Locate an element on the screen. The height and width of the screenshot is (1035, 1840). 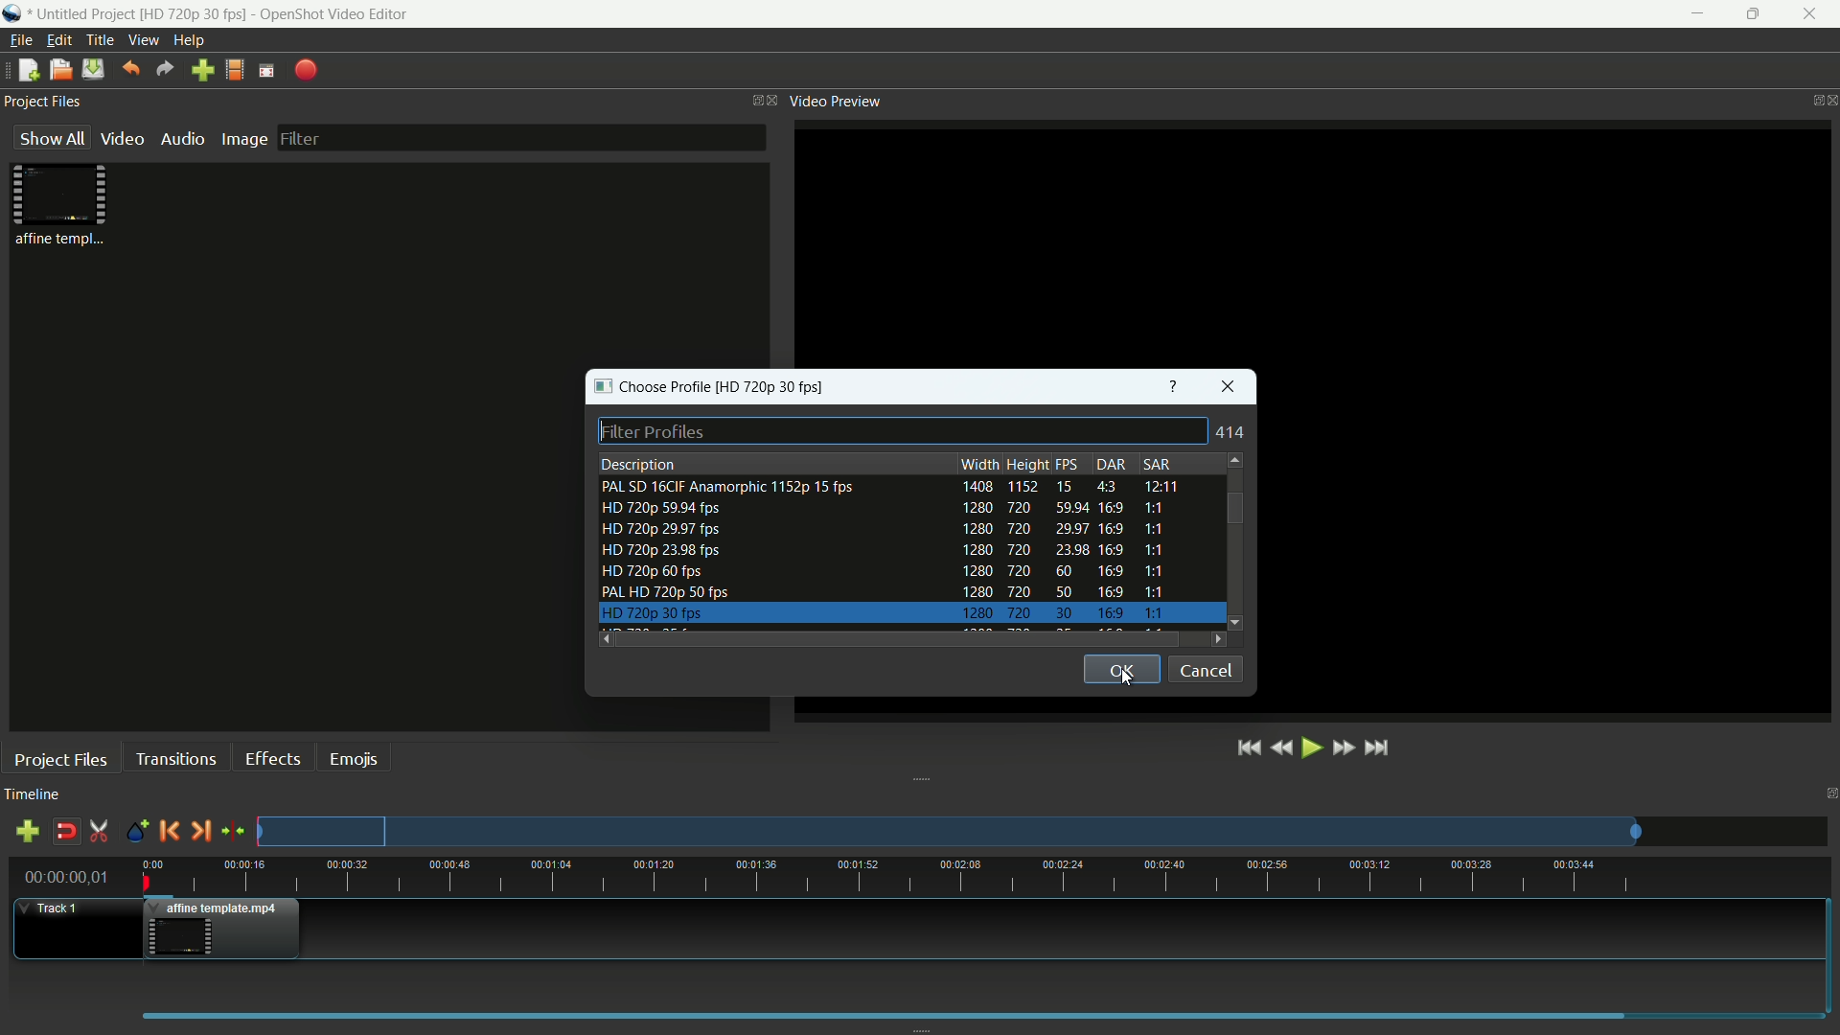
video preview is located at coordinates (836, 101).